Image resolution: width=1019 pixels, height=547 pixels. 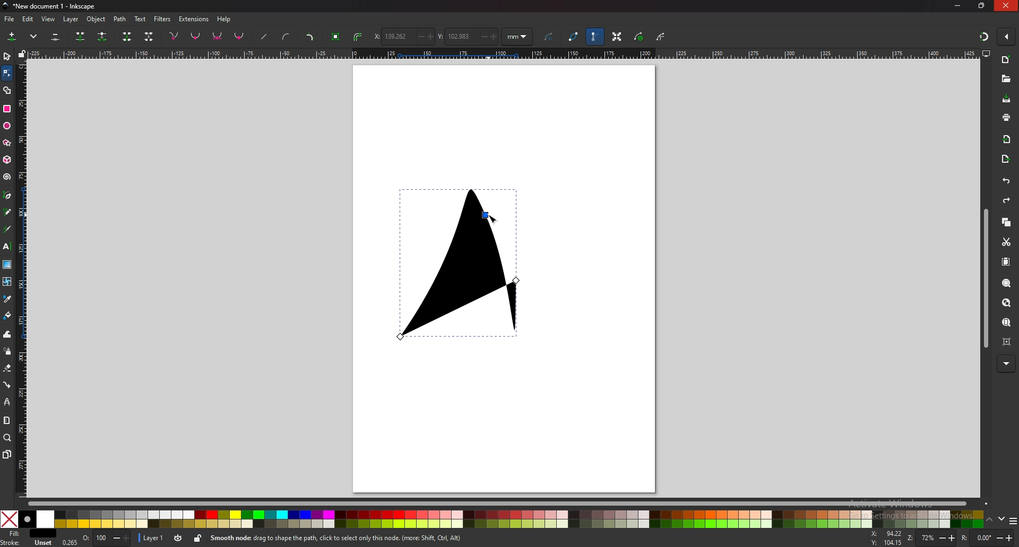 I want to click on rotate, so click(x=988, y=537).